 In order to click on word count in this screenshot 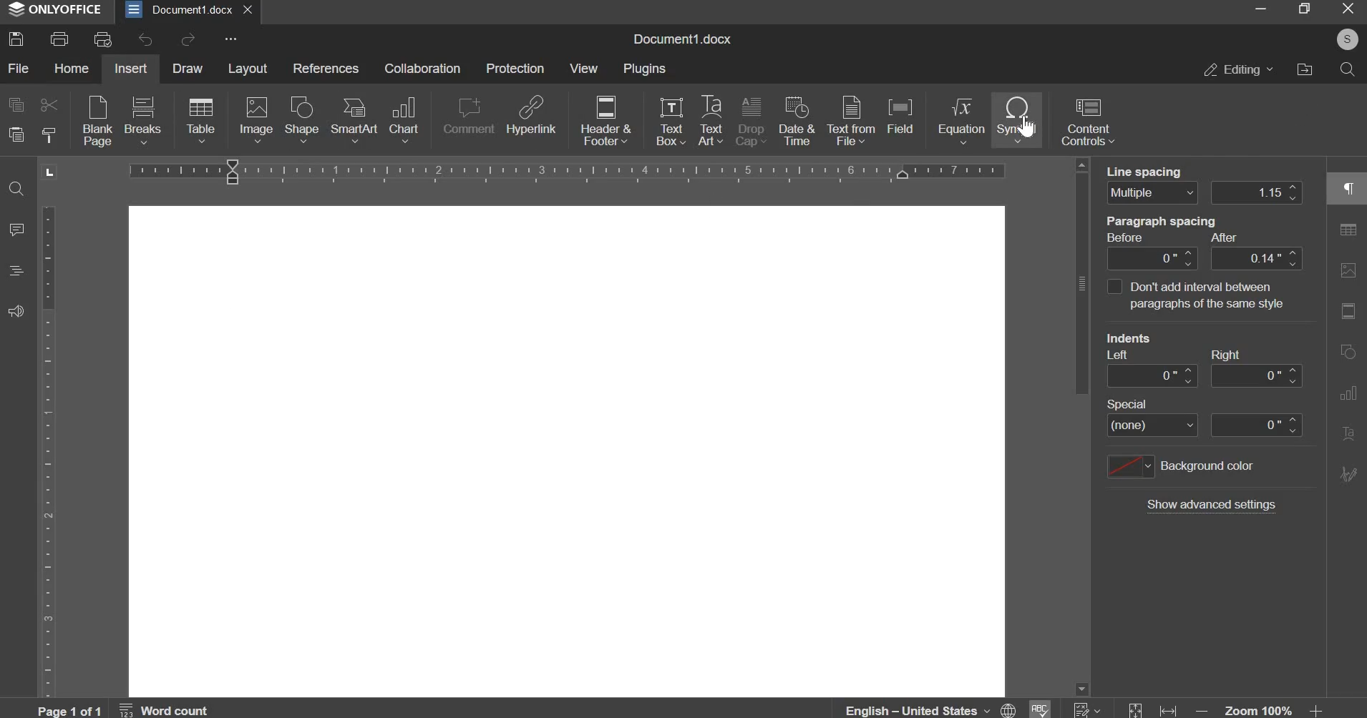, I will do `click(165, 709)`.